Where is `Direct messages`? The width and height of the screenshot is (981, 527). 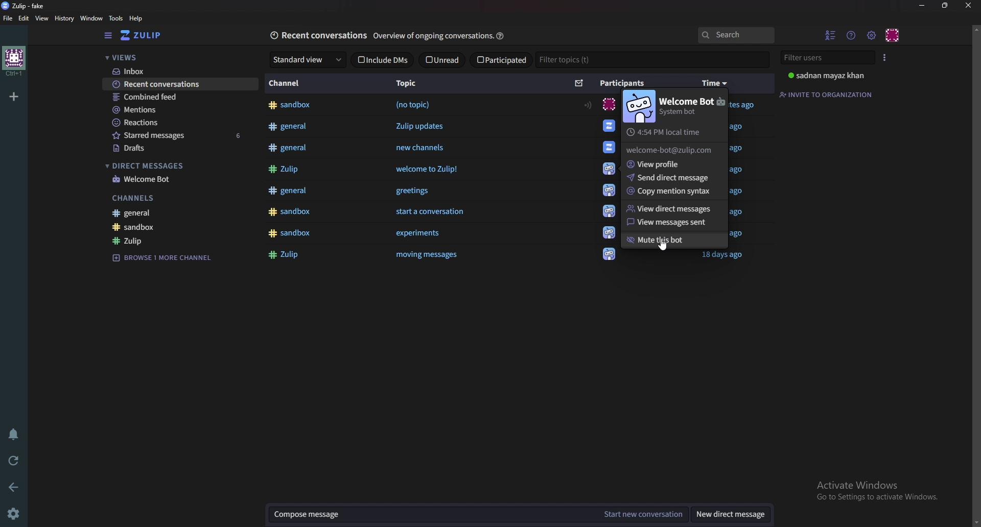
Direct messages is located at coordinates (178, 164).